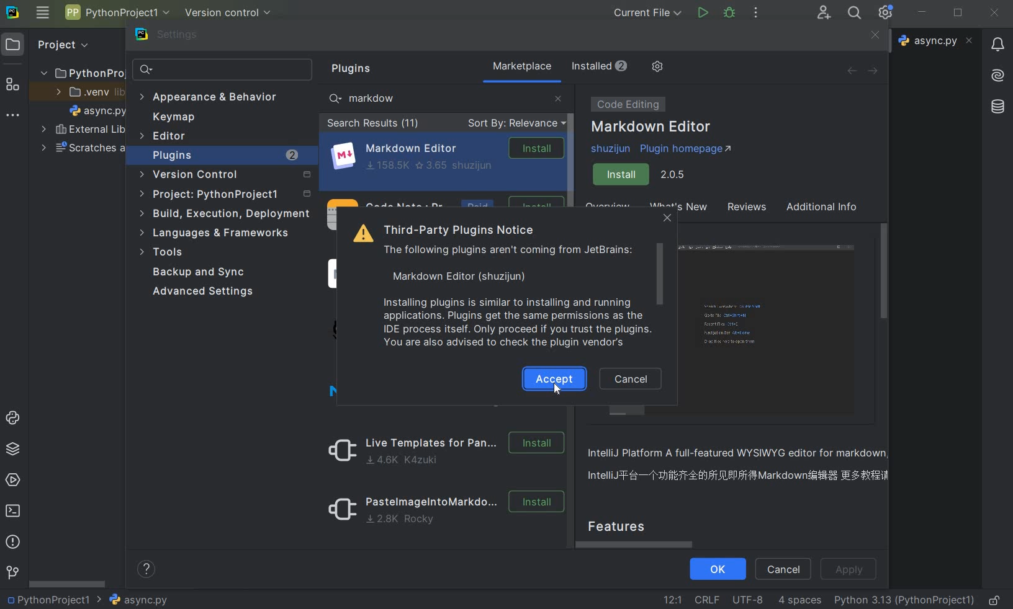 Image resolution: width=1013 pixels, height=609 pixels. Describe the element at coordinates (226, 156) in the screenshot. I see `plugins` at that location.